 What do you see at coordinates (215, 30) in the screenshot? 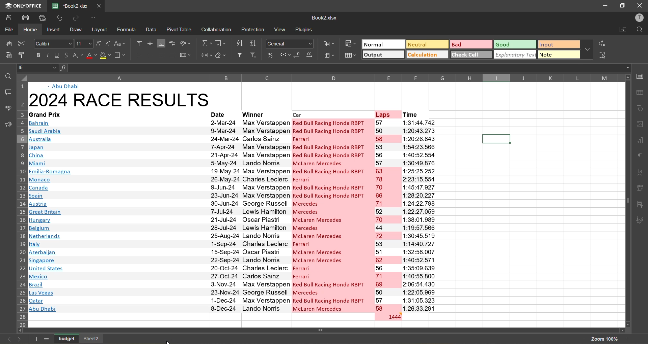
I see `collaboration` at bounding box center [215, 30].